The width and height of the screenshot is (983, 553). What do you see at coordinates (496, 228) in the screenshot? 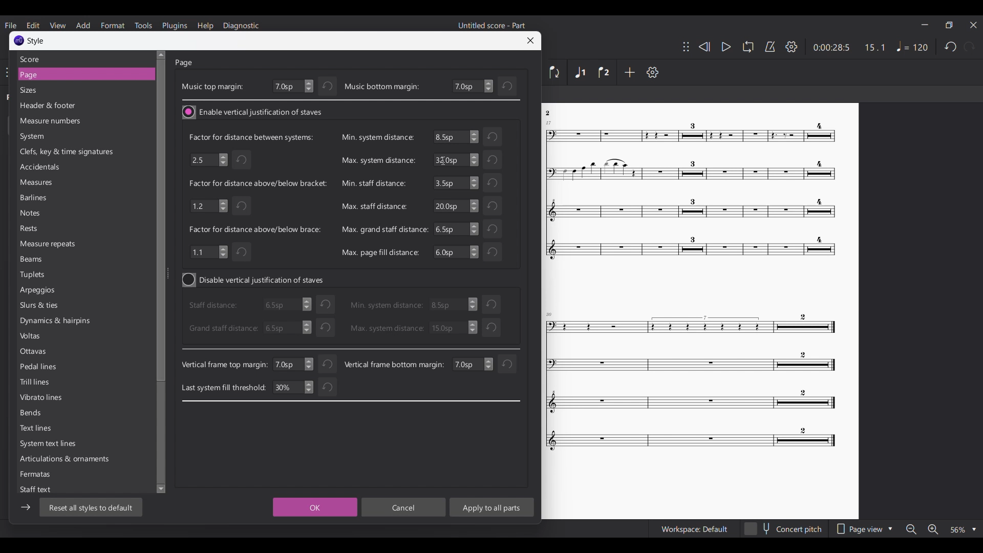
I see `` at bounding box center [496, 228].